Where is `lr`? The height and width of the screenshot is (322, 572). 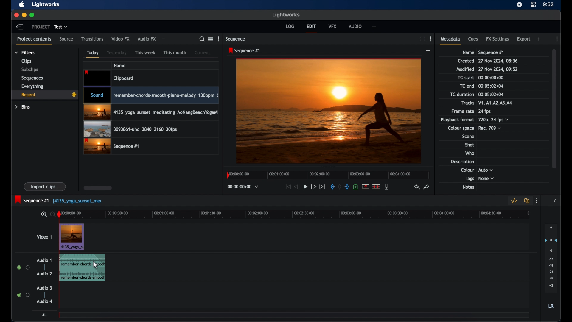 lr is located at coordinates (551, 306).